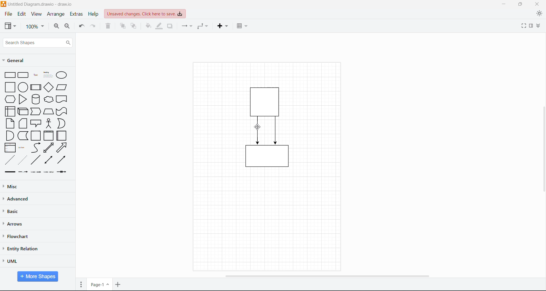 This screenshot has height=291, width=546. What do you see at coordinates (61, 75) in the screenshot?
I see `Ellipse` at bounding box center [61, 75].